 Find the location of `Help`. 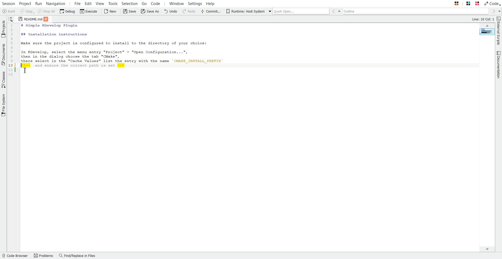

Help is located at coordinates (210, 3).